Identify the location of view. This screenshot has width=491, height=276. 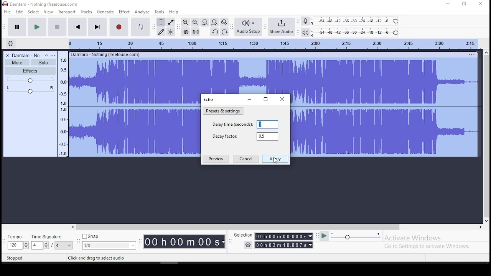
(48, 11).